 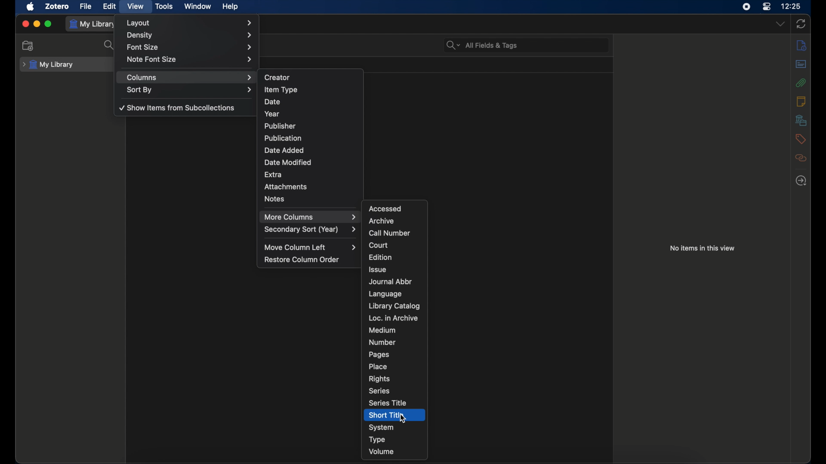 What do you see at coordinates (288, 162) in the screenshot?
I see `date modified` at bounding box center [288, 162].